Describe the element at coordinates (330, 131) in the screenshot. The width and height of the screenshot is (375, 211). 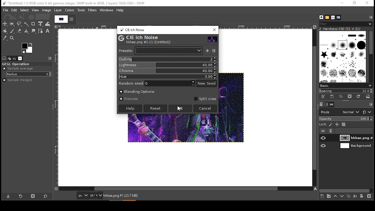
I see `link` at that location.